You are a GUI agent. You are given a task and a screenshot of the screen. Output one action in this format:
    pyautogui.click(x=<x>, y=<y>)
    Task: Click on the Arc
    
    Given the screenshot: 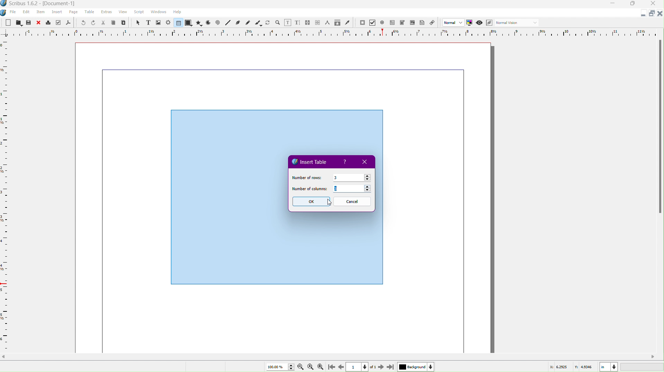 What is the action you would take?
    pyautogui.click(x=208, y=23)
    